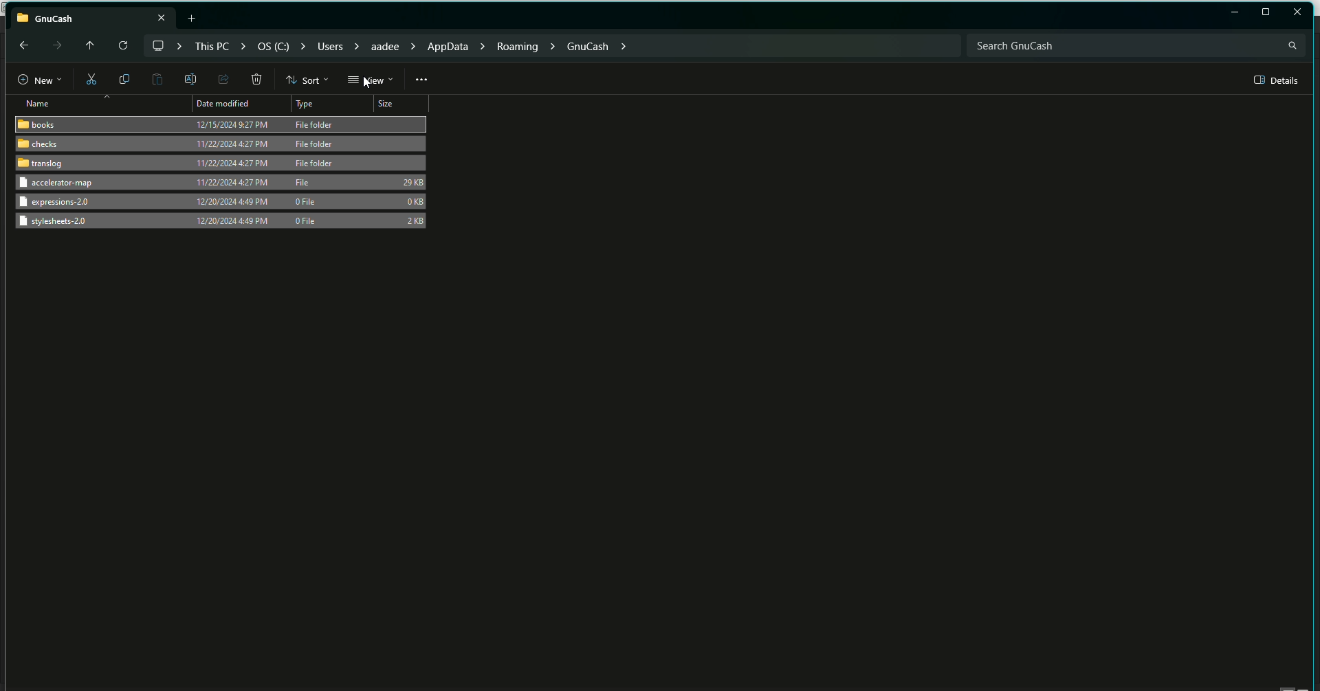  Describe the element at coordinates (122, 46) in the screenshot. I see `Refresh` at that location.